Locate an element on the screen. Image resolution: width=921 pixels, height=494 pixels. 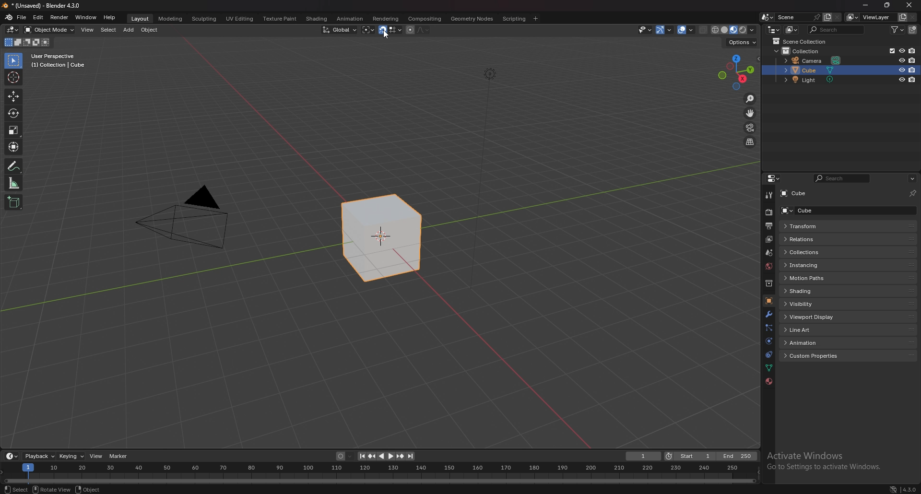
collections is located at coordinates (814, 252).